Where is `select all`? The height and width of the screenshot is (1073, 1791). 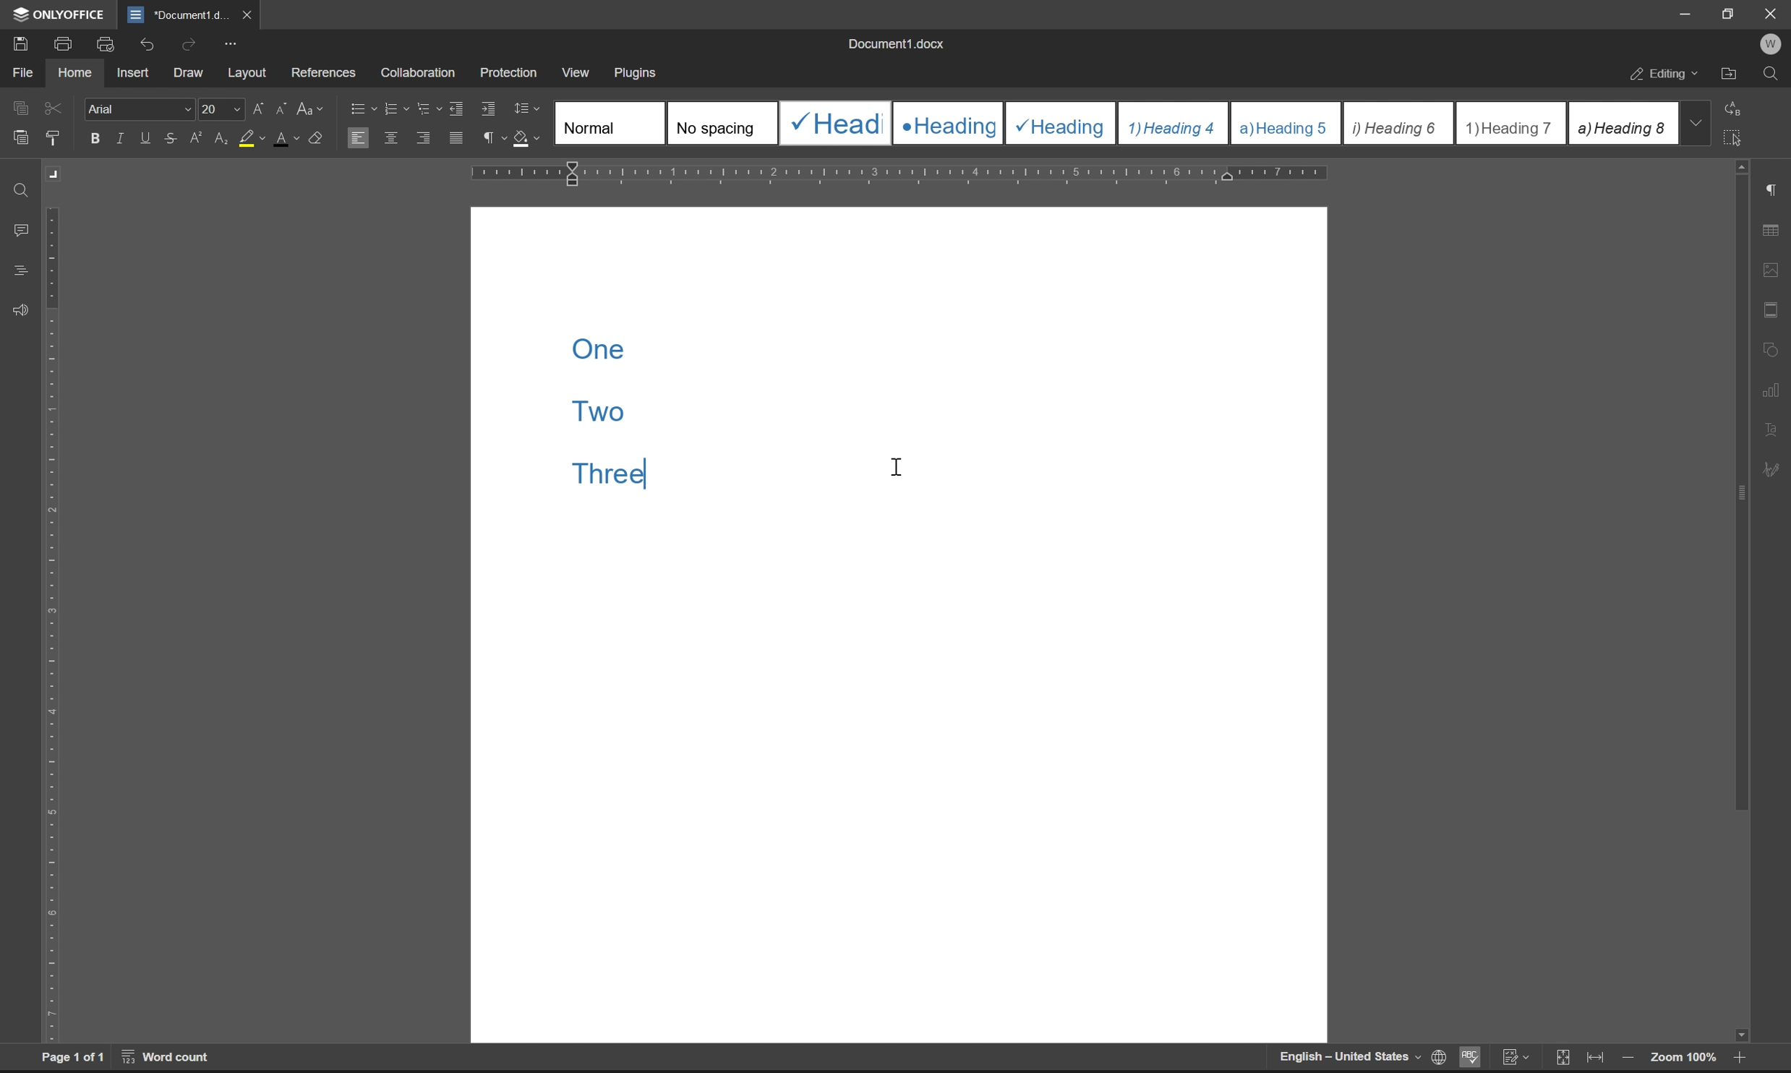 select all is located at coordinates (1736, 137).